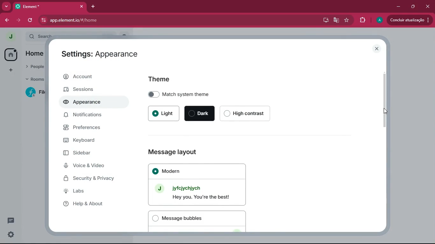 The image size is (435, 244). I want to click on profile picture, so click(10, 36).